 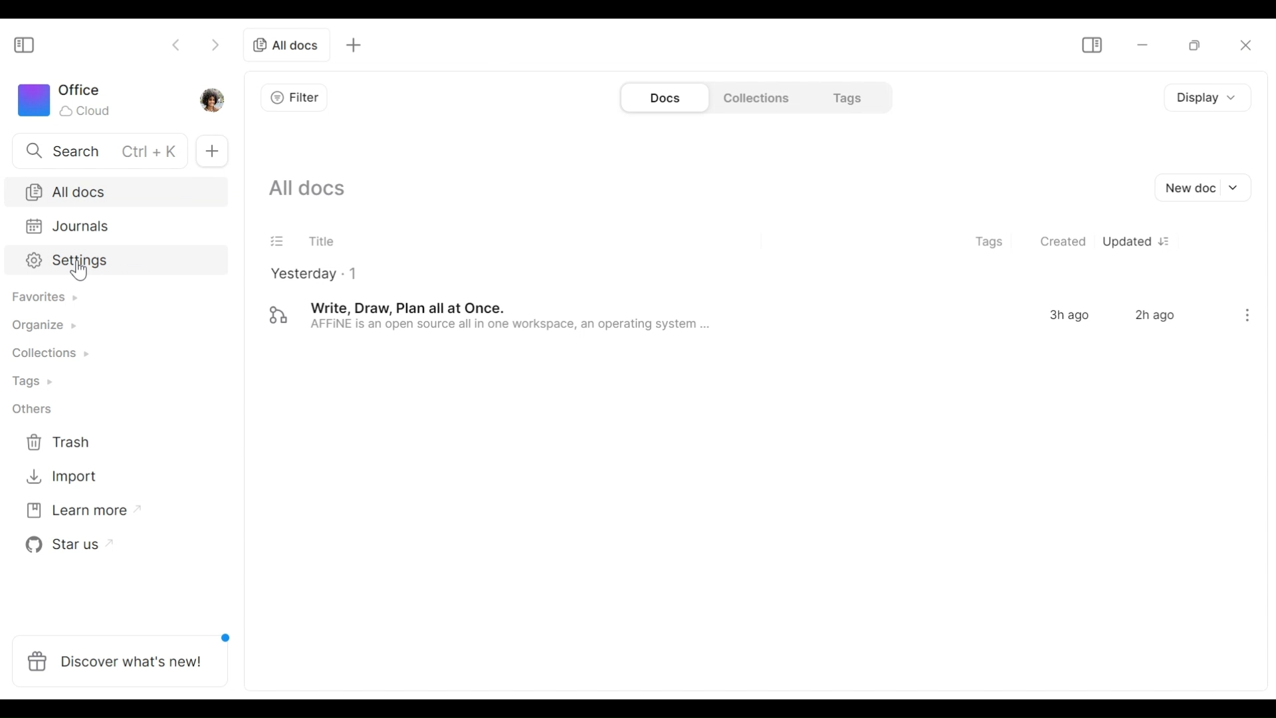 I want to click on Display, so click(x=1210, y=96).